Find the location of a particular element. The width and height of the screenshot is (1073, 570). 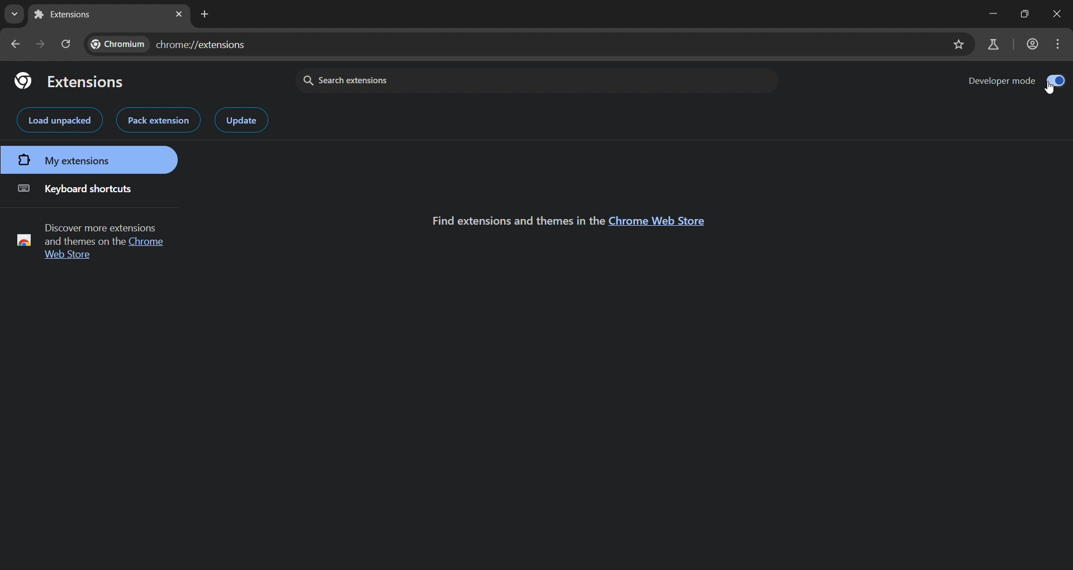

web address is located at coordinates (168, 42).